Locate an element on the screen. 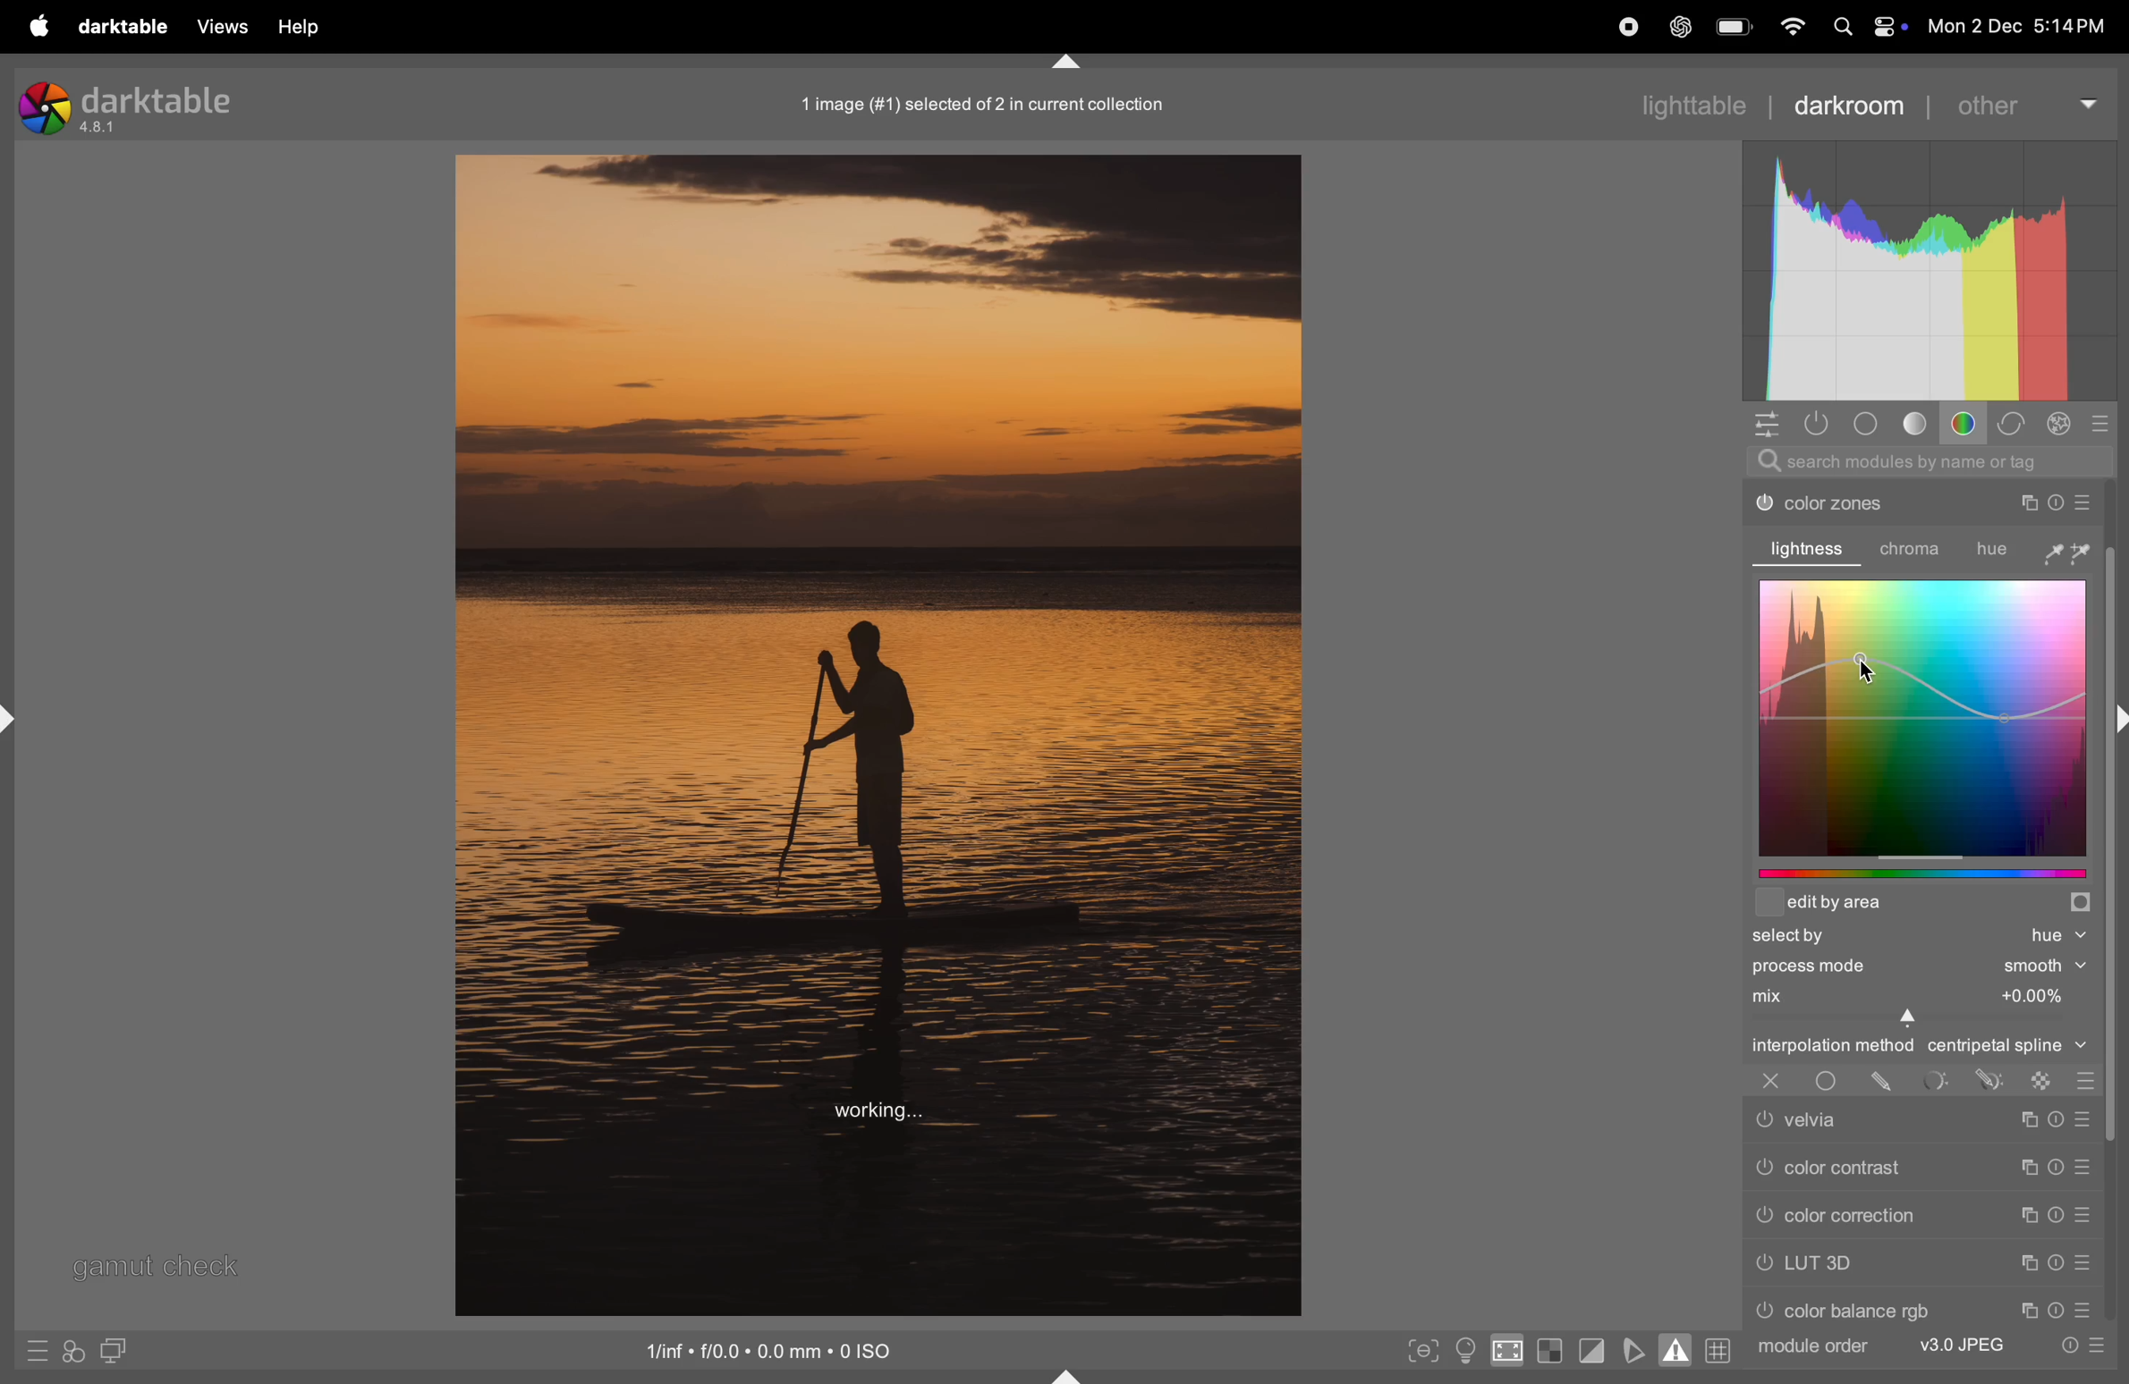 The width and height of the screenshot is (2129, 1384). preset is located at coordinates (2082, 1169).